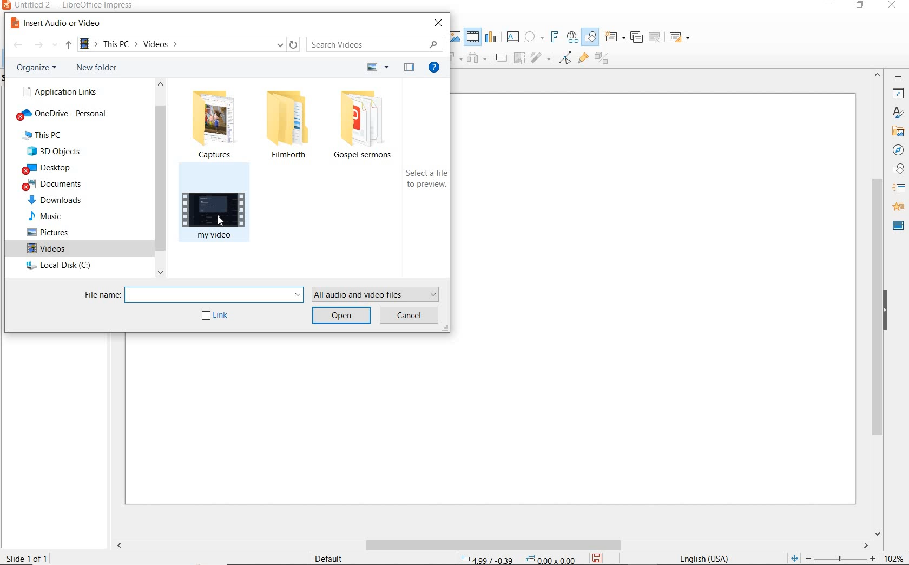 The image size is (909, 565). What do you see at coordinates (18, 45) in the screenshot?
I see `BACK` at bounding box center [18, 45].